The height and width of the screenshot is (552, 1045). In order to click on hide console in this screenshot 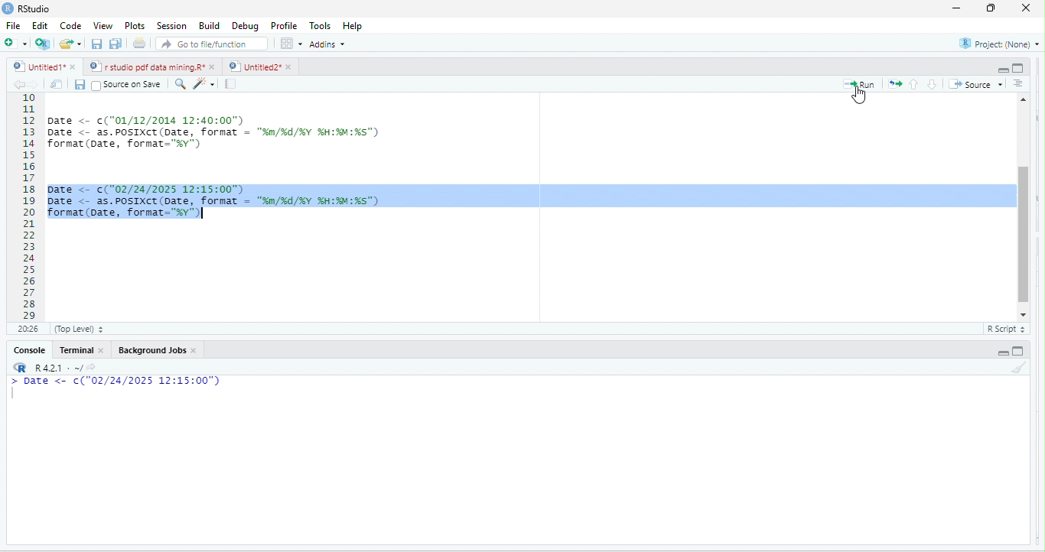, I will do `click(1021, 68)`.